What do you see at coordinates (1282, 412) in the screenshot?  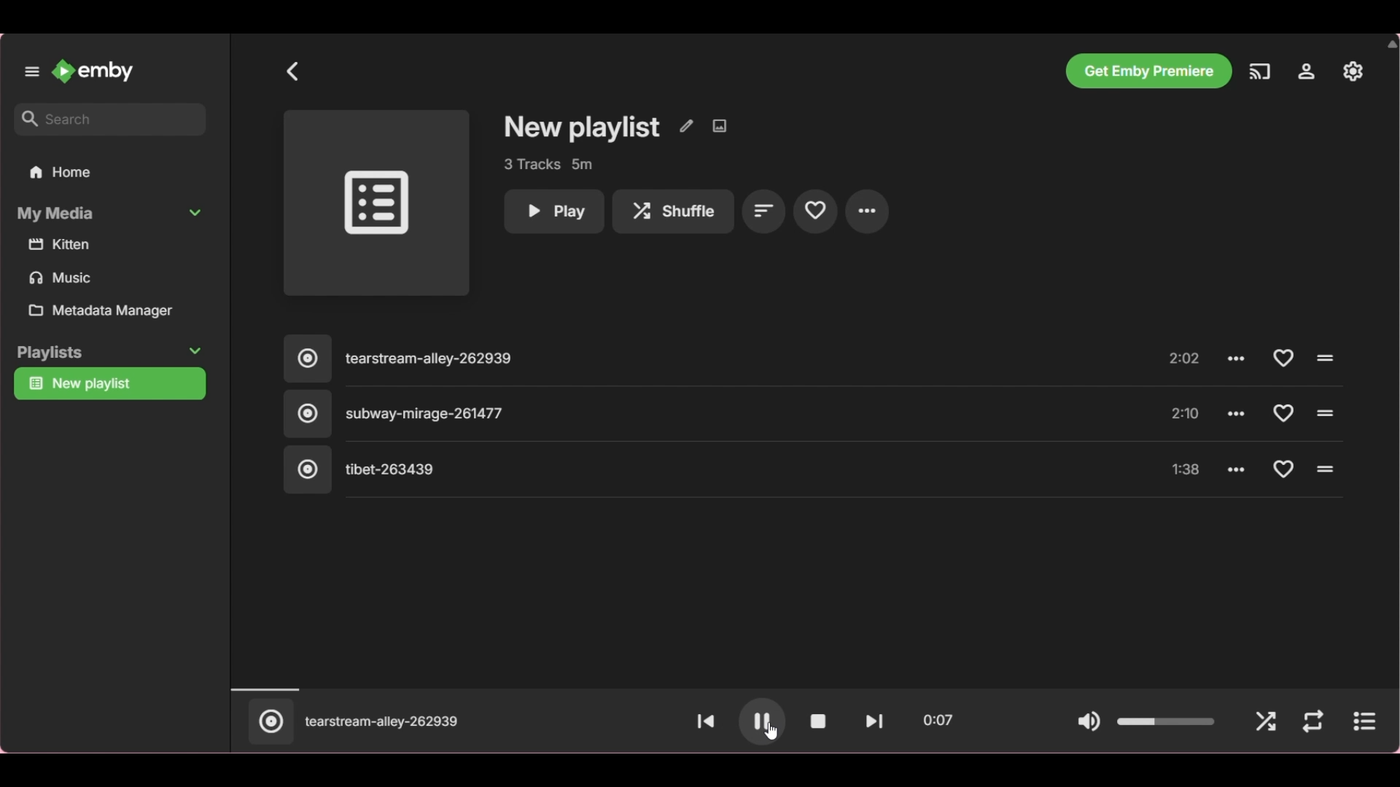 I see `Add respective song to favorites` at bounding box center [1282, 412].